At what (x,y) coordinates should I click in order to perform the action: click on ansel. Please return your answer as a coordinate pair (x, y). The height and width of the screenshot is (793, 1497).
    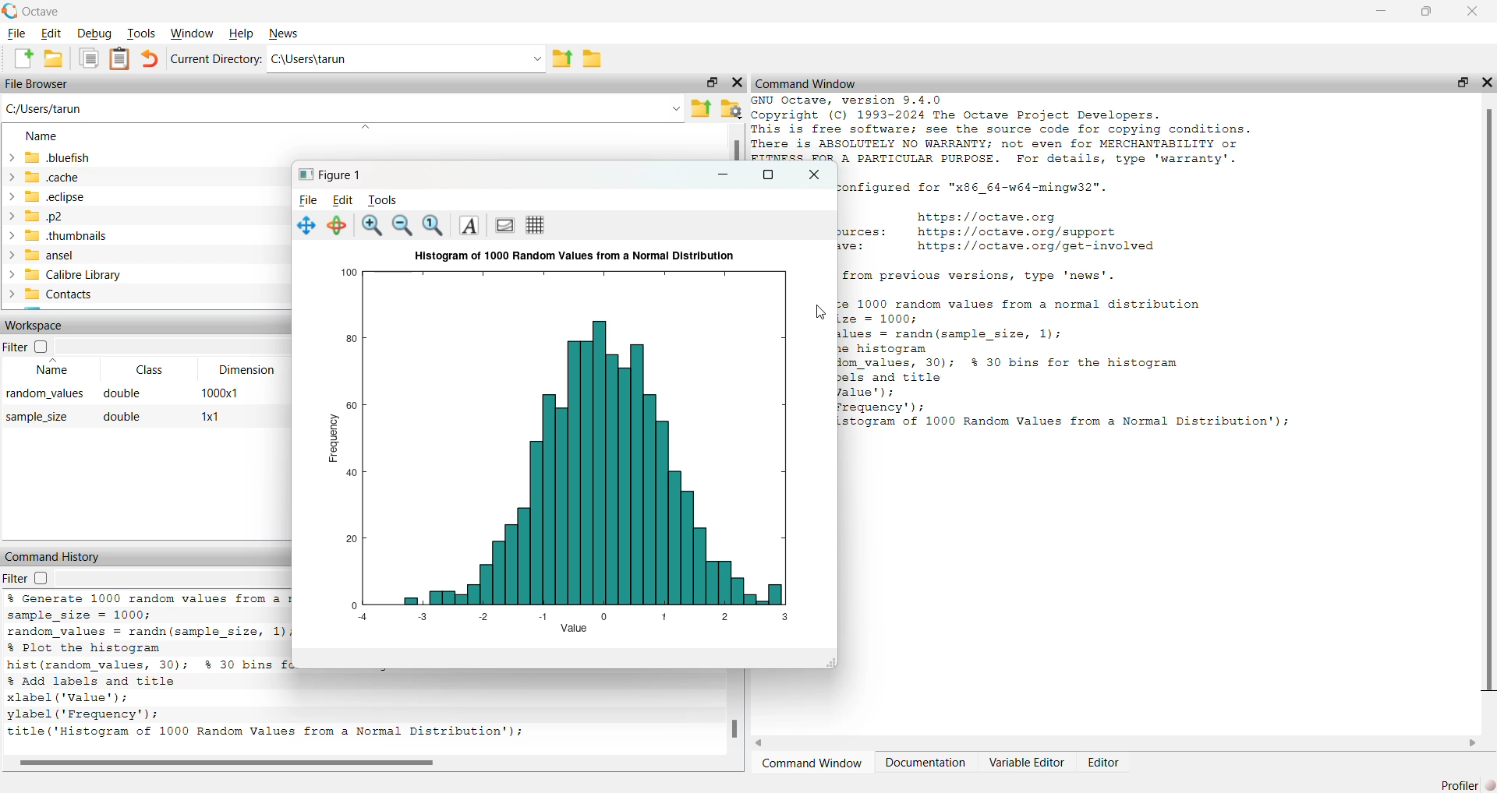
    Looking at the image, I should click on (39, 254).